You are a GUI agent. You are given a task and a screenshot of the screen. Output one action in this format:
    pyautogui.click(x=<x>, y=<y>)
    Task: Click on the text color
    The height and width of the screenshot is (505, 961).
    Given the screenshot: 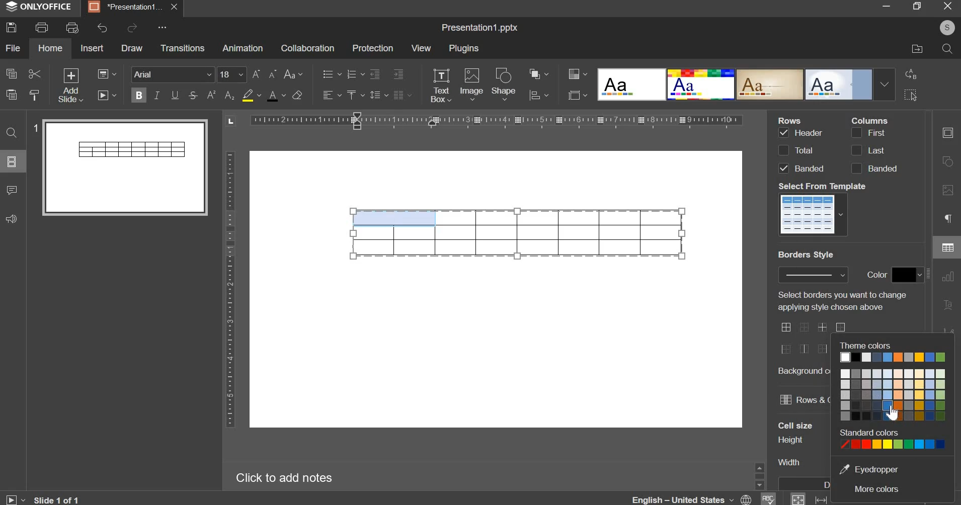 What is the action you would take?
    pyautogui.click(x=276, y=96)
    